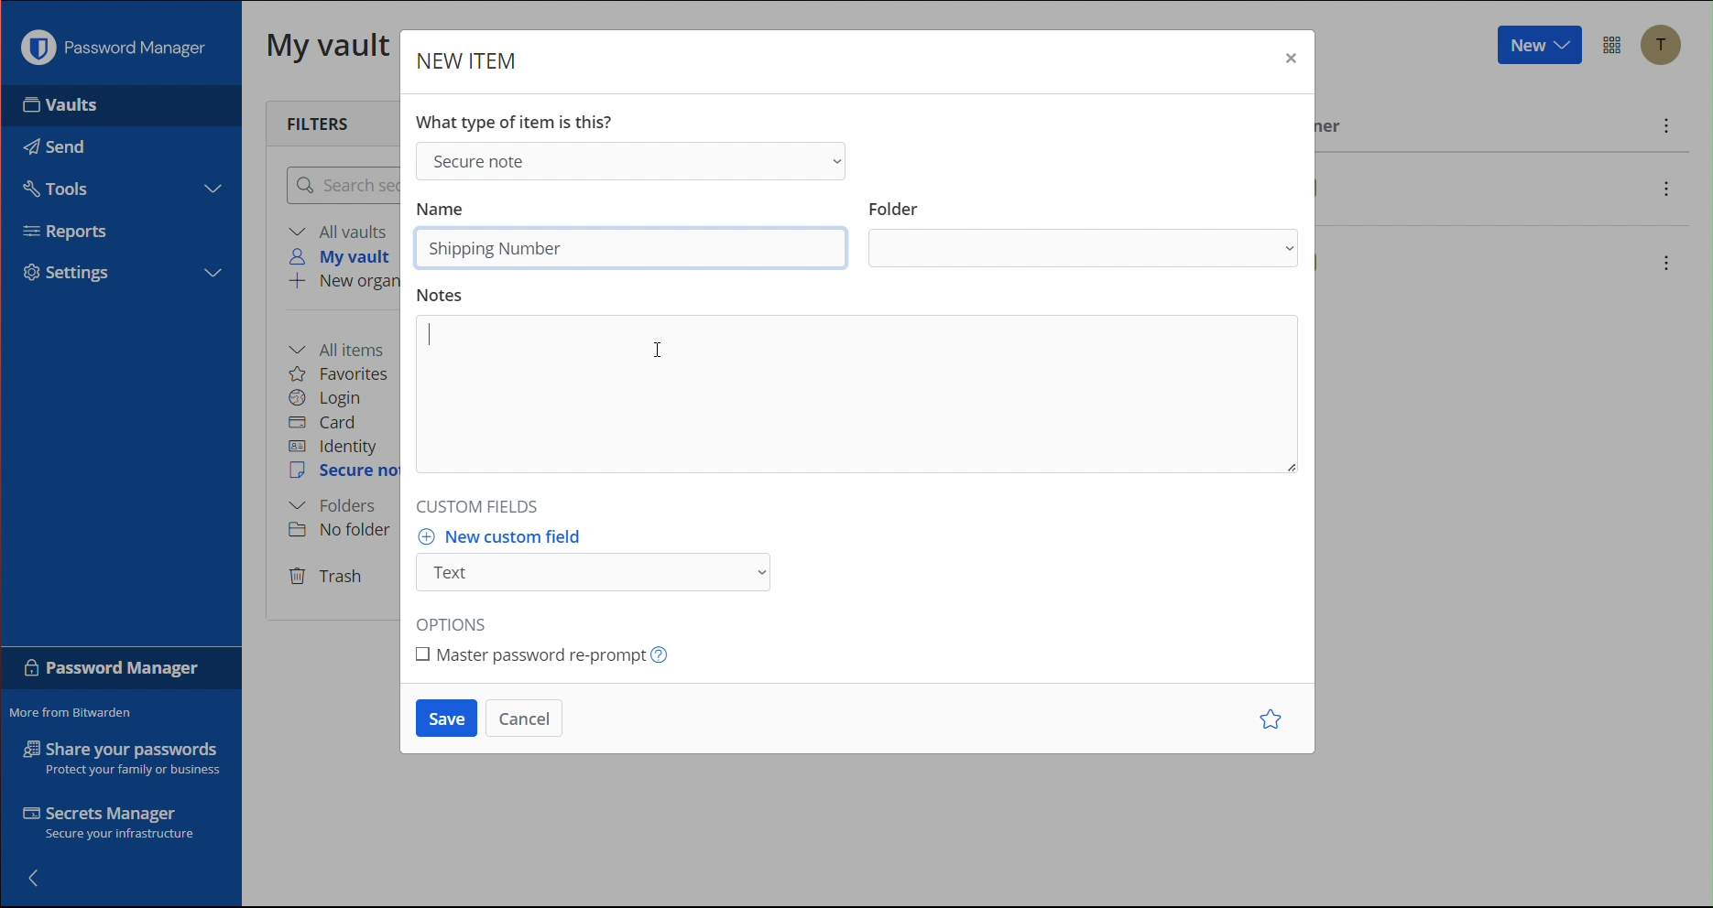 This screenshot has height=908, width=1713. I want to click on Name, so click(447, 208).